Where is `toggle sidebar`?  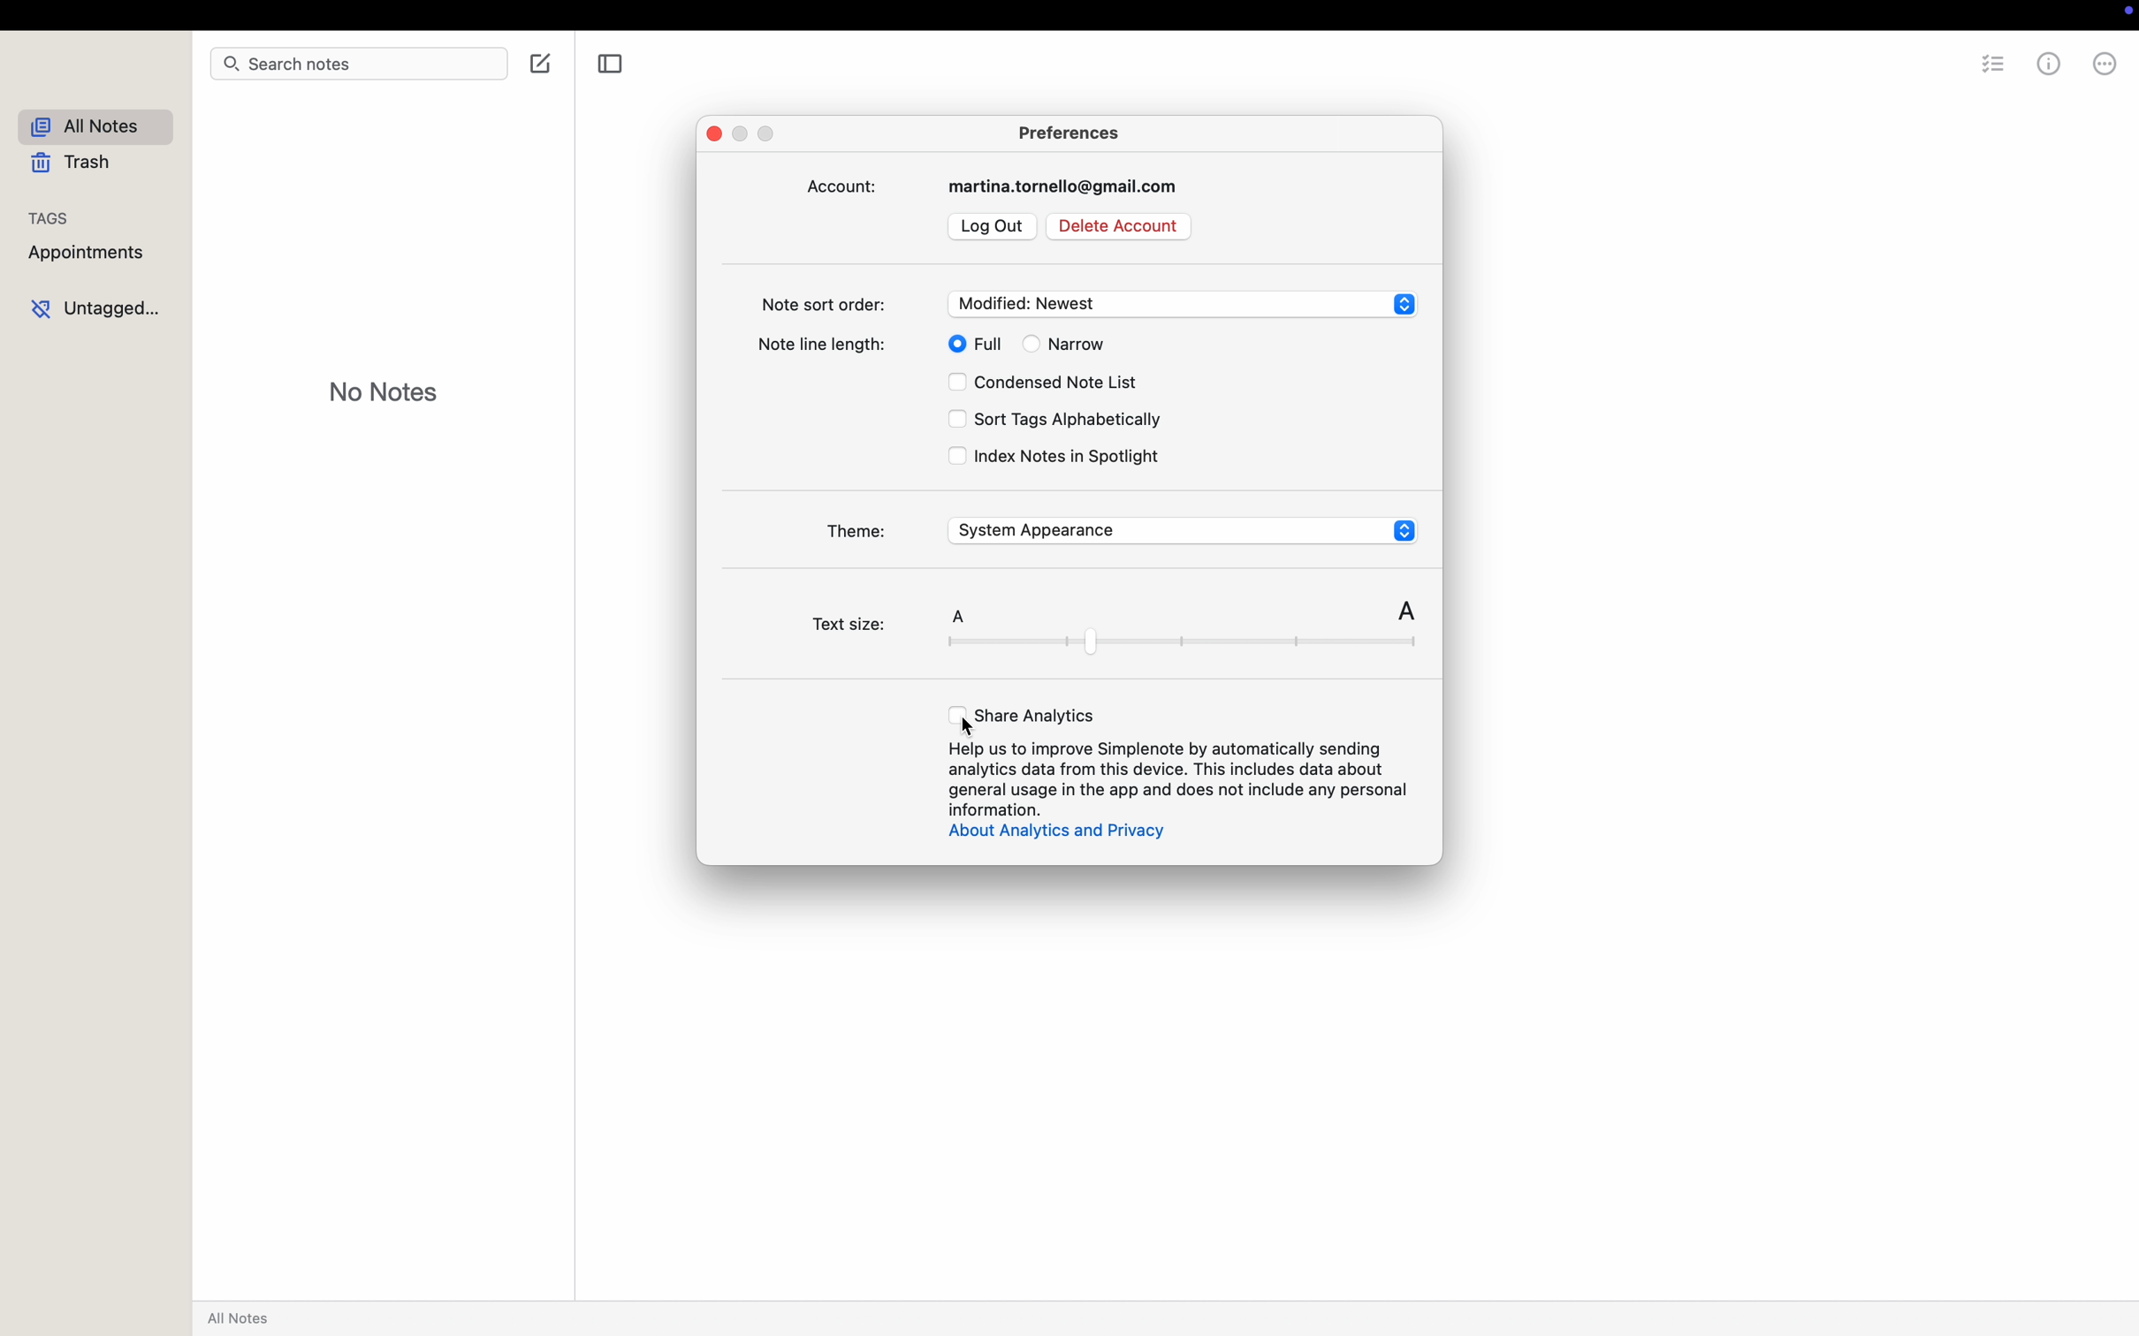 toggle sidebar is located at coordinates (611, 68).